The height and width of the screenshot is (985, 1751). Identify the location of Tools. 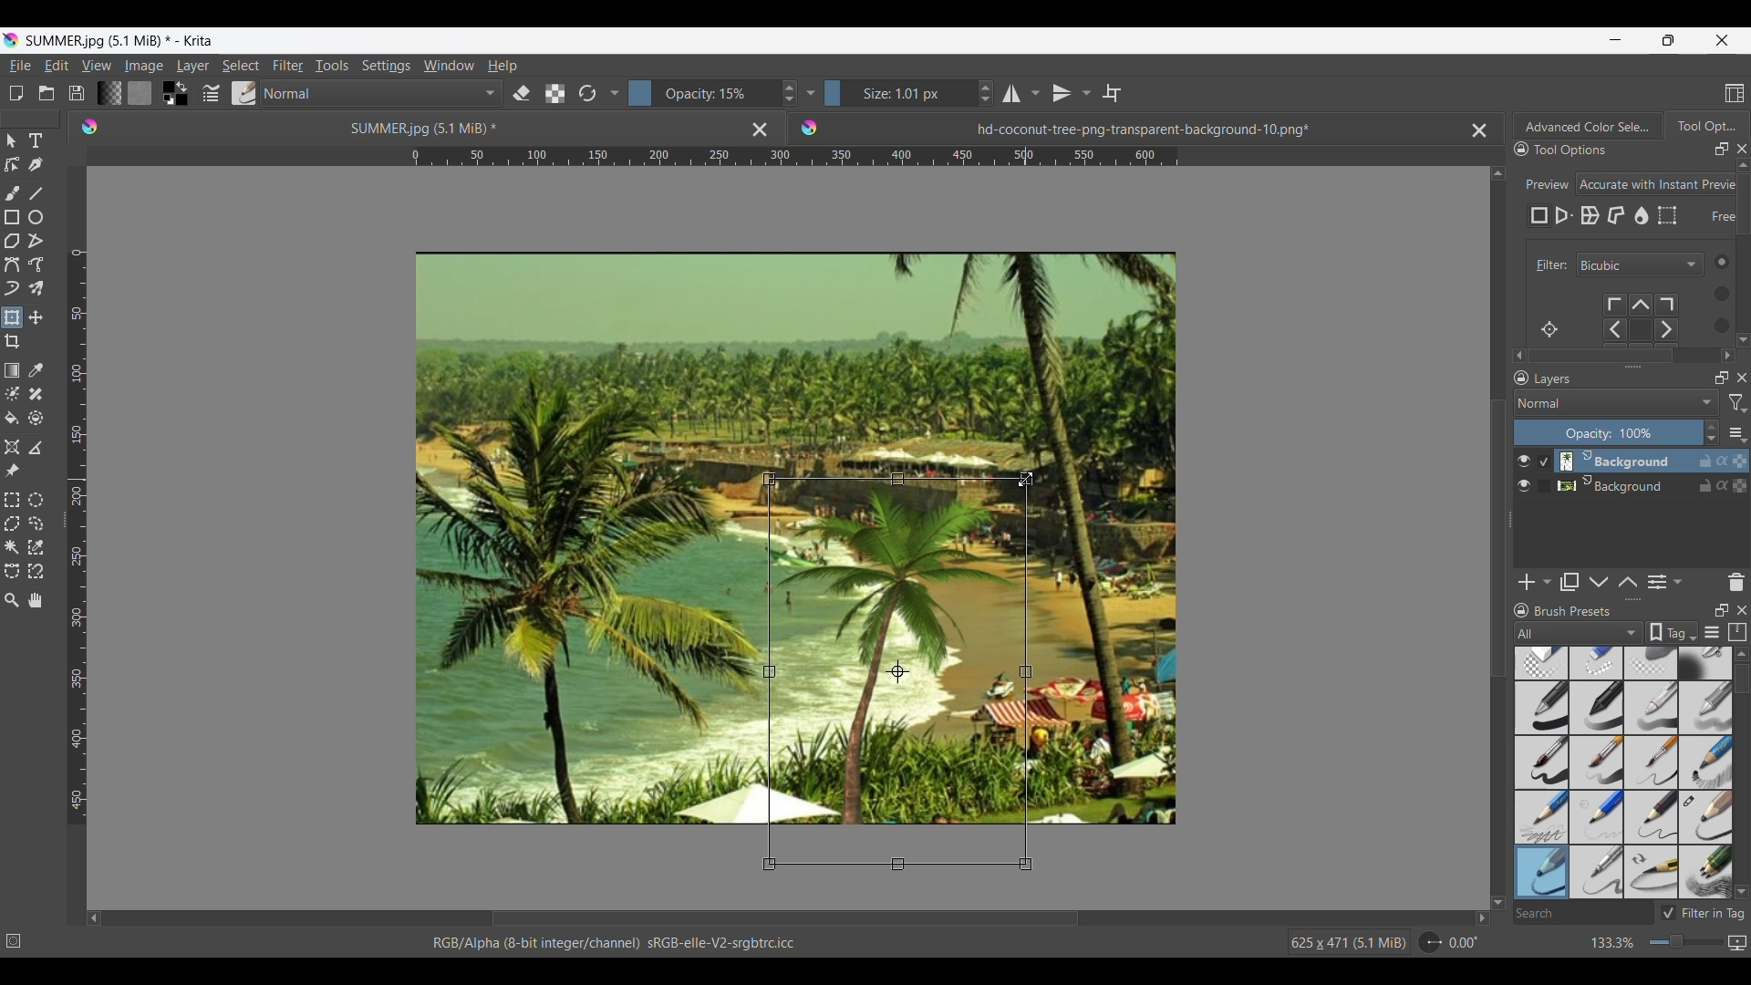
(331, 65).